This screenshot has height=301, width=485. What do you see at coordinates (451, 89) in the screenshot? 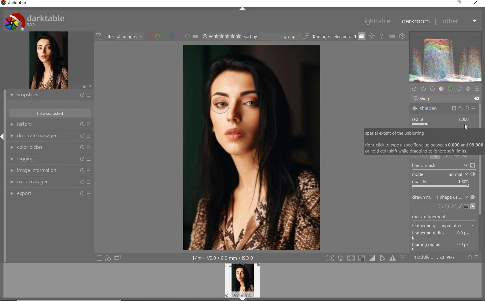
I see `color` at bounding box center [451, 89].